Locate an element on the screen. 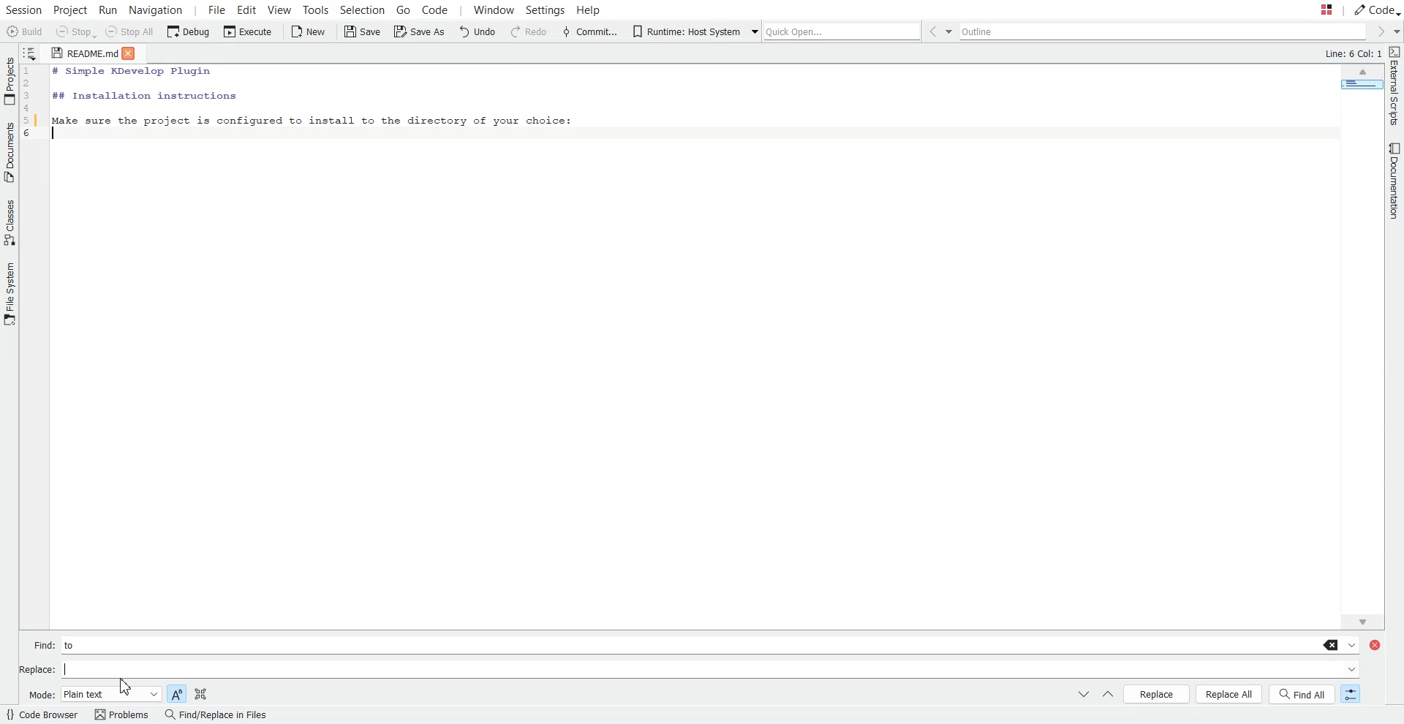 The width and height of the screenshot is (1404, 724). Stop is located at coordinates (75, 33).